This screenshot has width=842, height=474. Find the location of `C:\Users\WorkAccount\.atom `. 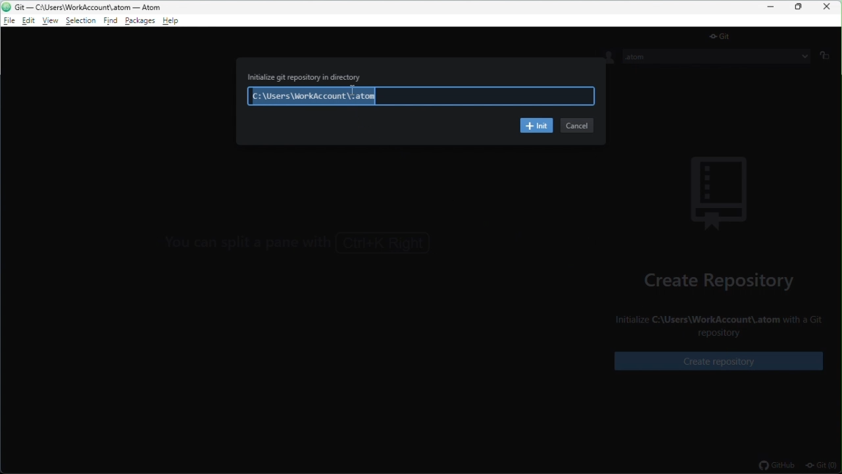

C:\Users\WorkAccount\.atom  is located at coordinates (422, 97).